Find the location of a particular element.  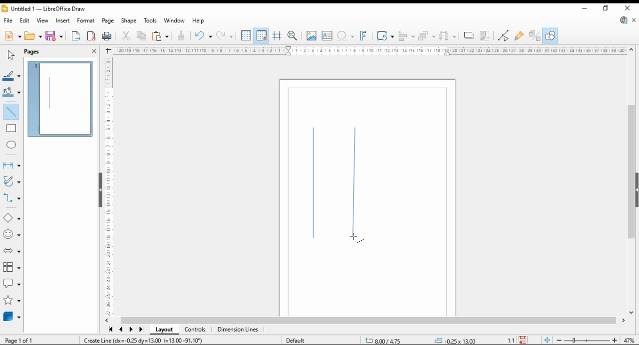

undo is located at coordinates (226, 36).